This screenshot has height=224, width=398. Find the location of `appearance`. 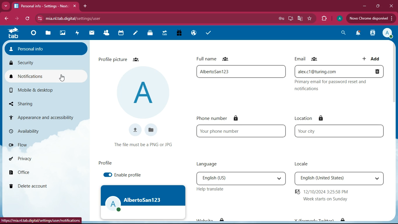

appearance is located at coordinates (44, 116).